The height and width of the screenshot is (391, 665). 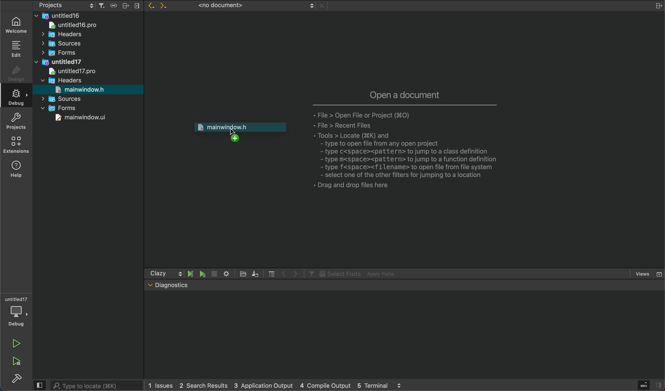 I want to click on DESIGN, so click(x=16, y=75).